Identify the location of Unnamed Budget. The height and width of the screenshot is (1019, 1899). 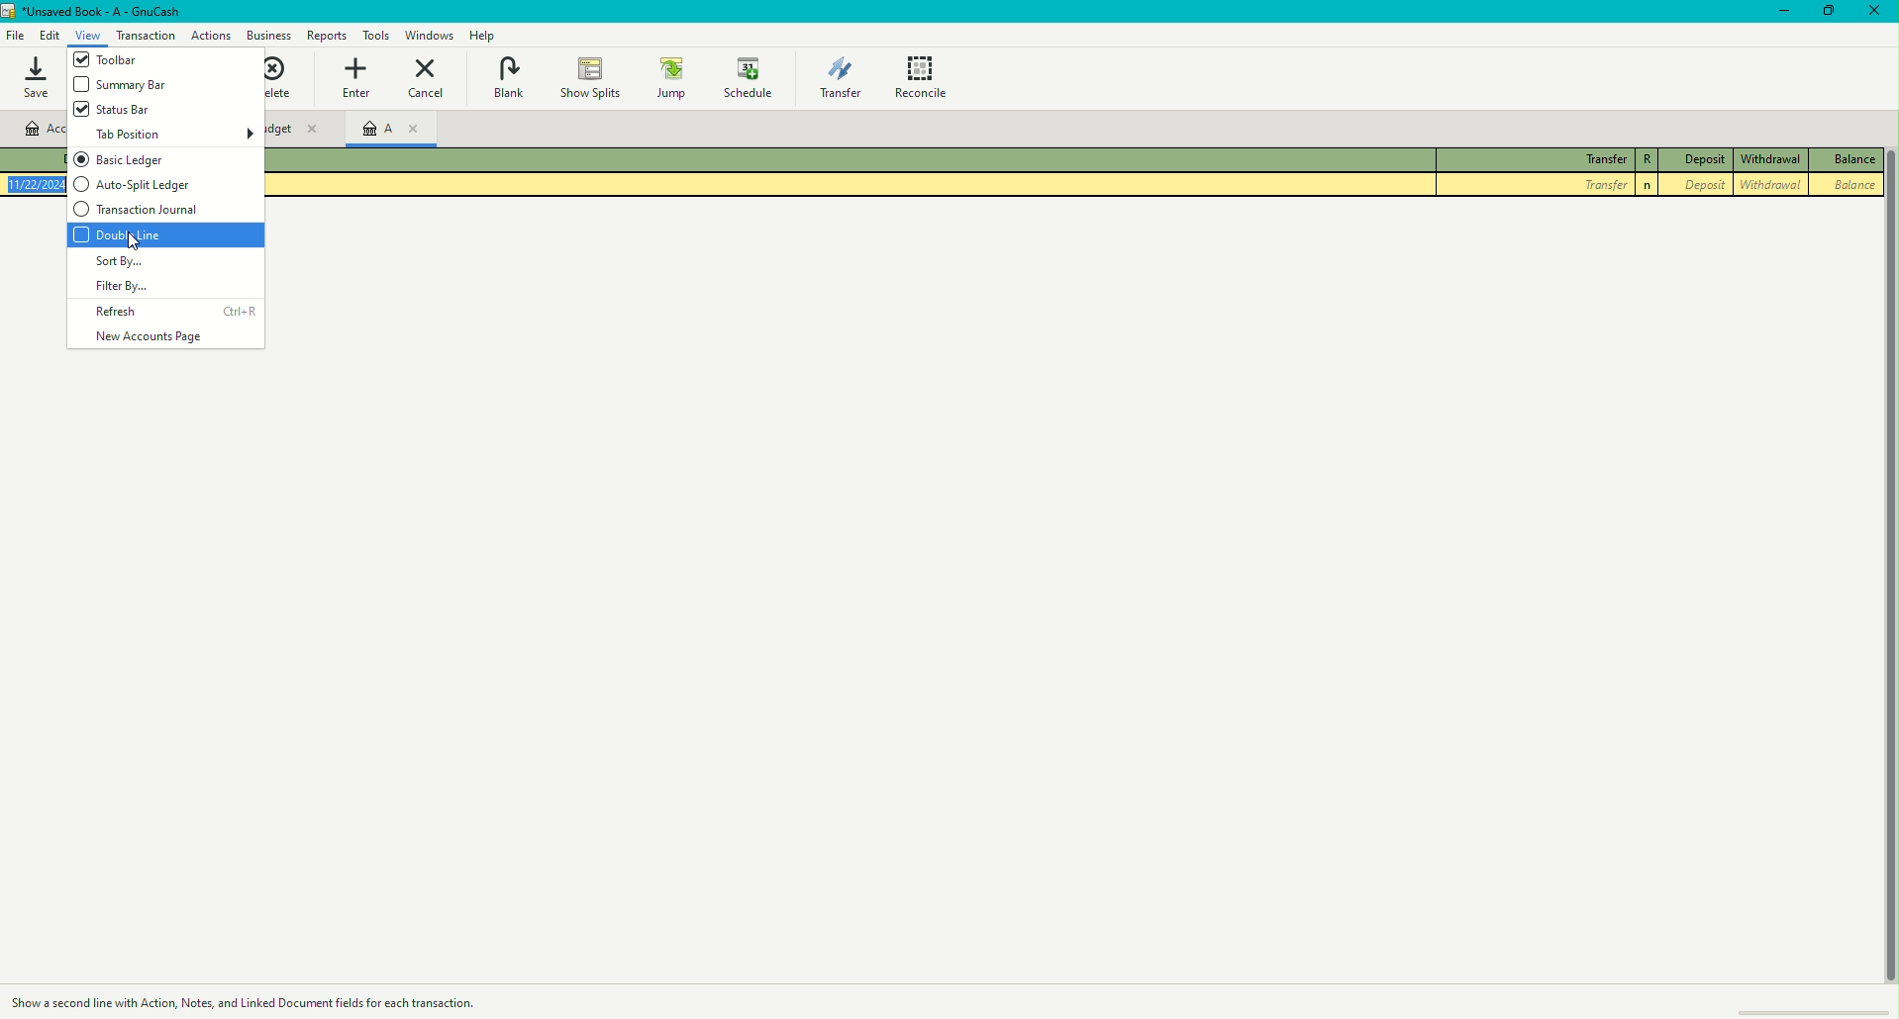
(297, 129).